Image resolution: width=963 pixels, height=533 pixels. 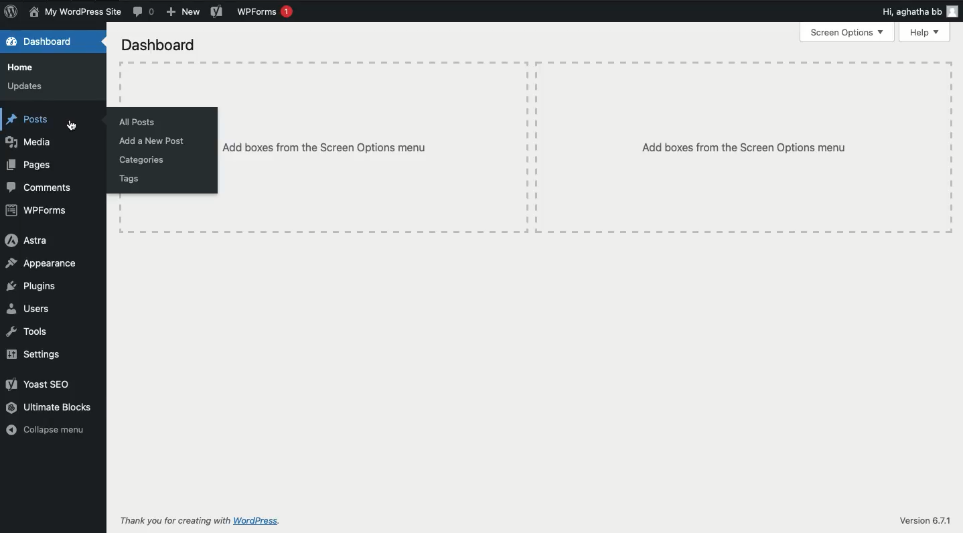 I want to click on Media, so click(x=29, y=143).